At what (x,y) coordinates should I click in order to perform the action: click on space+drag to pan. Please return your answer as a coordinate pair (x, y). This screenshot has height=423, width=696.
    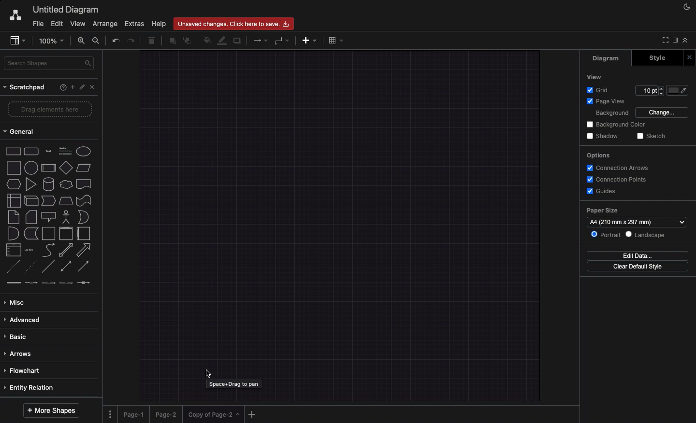
    Looking at the image, I should click on (235, 385).